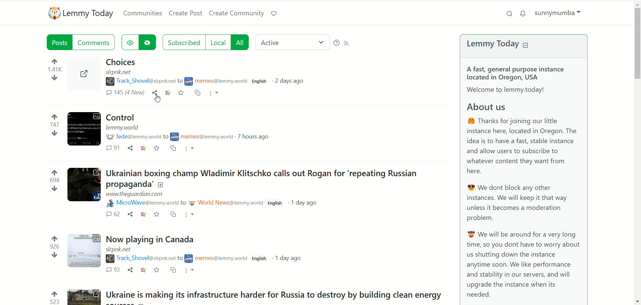  I want to click on search, so click(506, 14).